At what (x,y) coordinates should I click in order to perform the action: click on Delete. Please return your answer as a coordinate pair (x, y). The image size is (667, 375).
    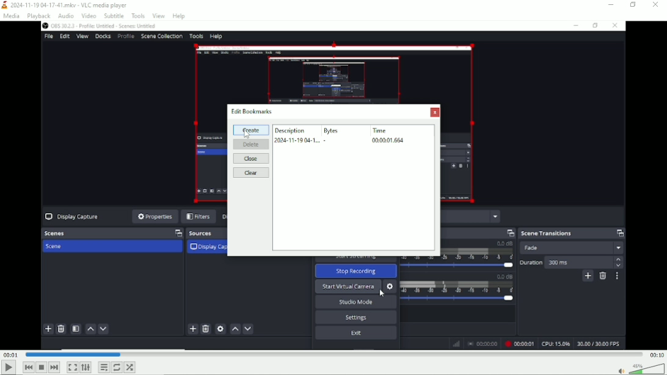
    Looking at the image, I should click on (252, 144).